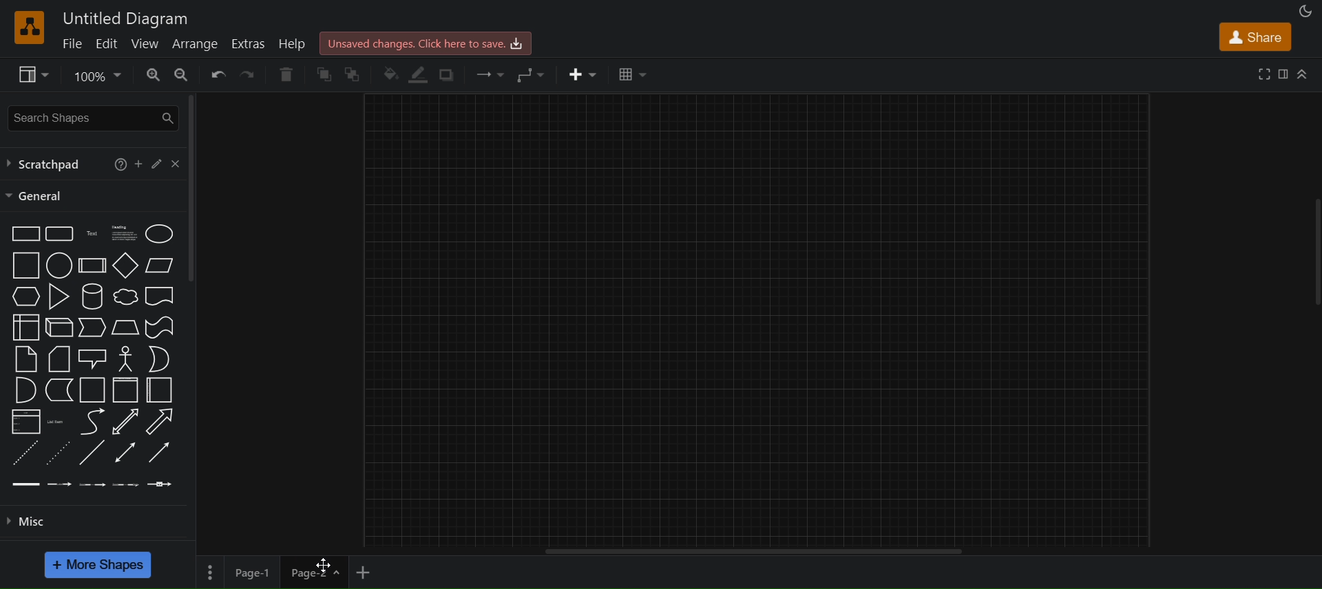 The height and width of the screenshot is (589, 1322). Describe the element at coordinates (154, 74) in the screenshot. I see `zoom in` at that location.